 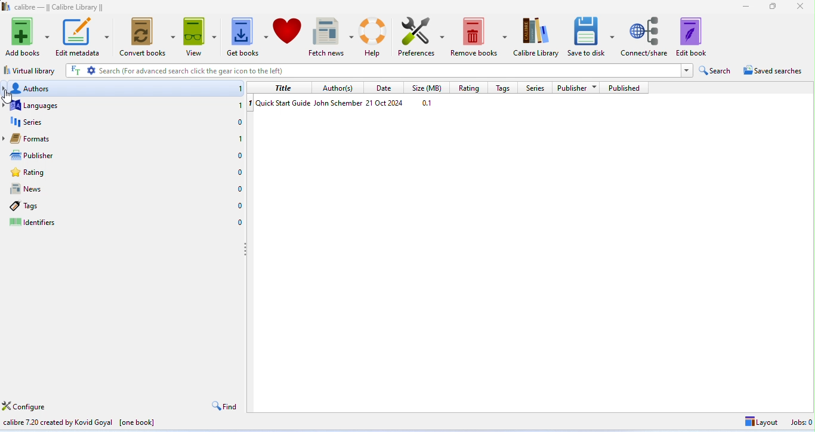 What do you see at coordinates (200, 36) in the screenshot?
I see `view` at bounding box center [200, 36].